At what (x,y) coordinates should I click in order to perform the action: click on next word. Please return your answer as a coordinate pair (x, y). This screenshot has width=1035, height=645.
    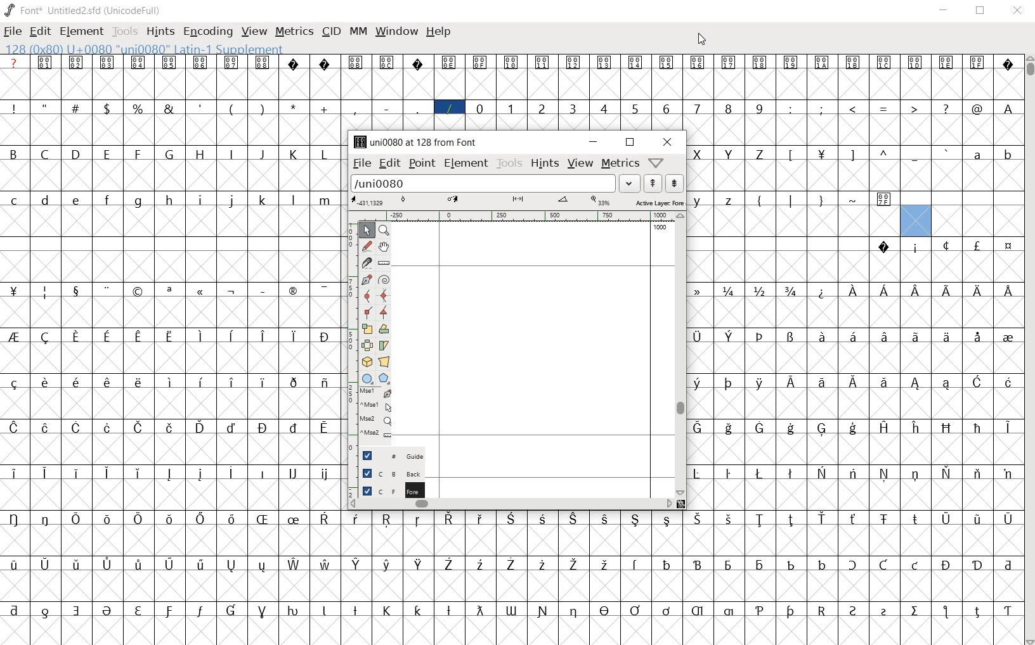
    Looking at the image, I should click on (674, 184).